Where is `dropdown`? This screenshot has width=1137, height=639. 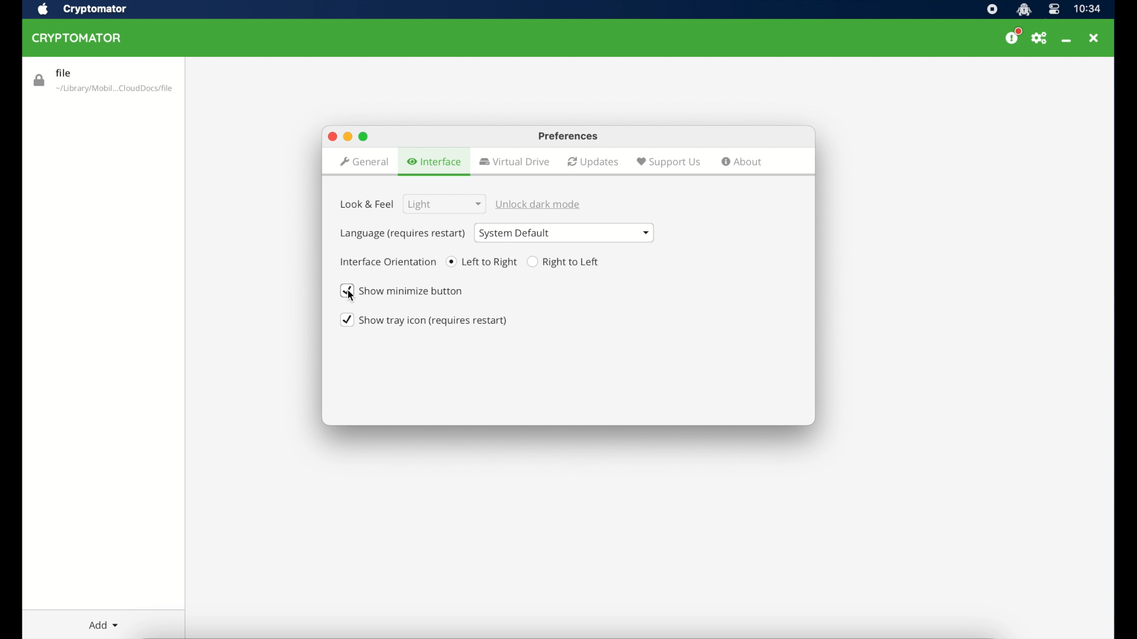
dropdown is located at coordinates (564, 233).